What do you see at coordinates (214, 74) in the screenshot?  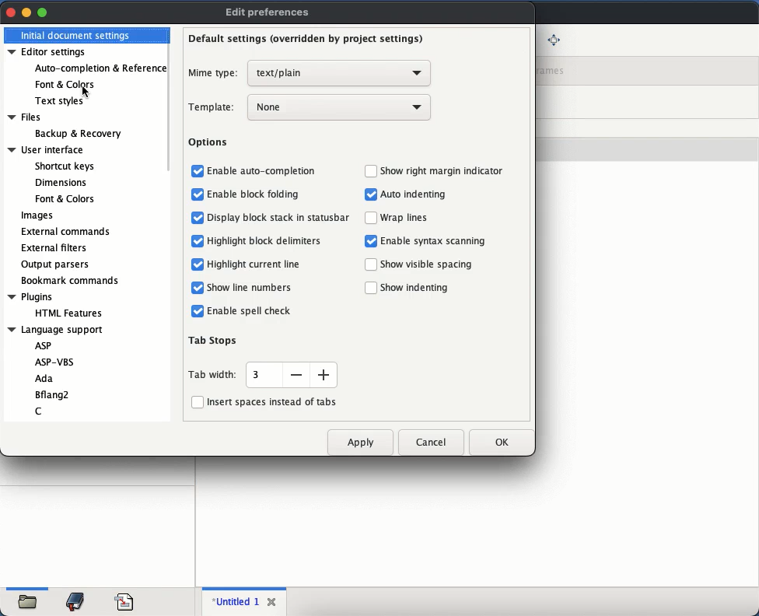 I see `mime type` at bounding box center [214, 74].